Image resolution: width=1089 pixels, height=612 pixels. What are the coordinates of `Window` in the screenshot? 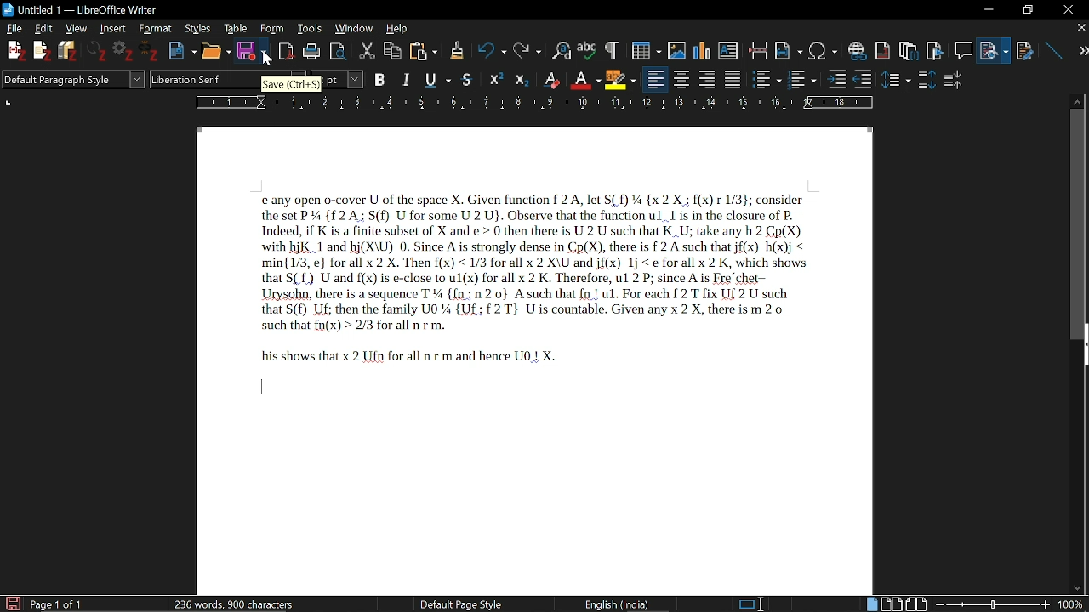 It's located at (354, 29).